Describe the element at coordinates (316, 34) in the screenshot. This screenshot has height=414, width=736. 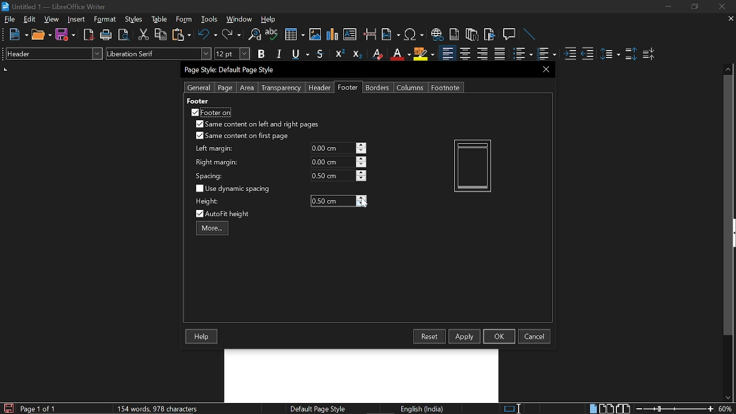
I see `Insert image` at that location.